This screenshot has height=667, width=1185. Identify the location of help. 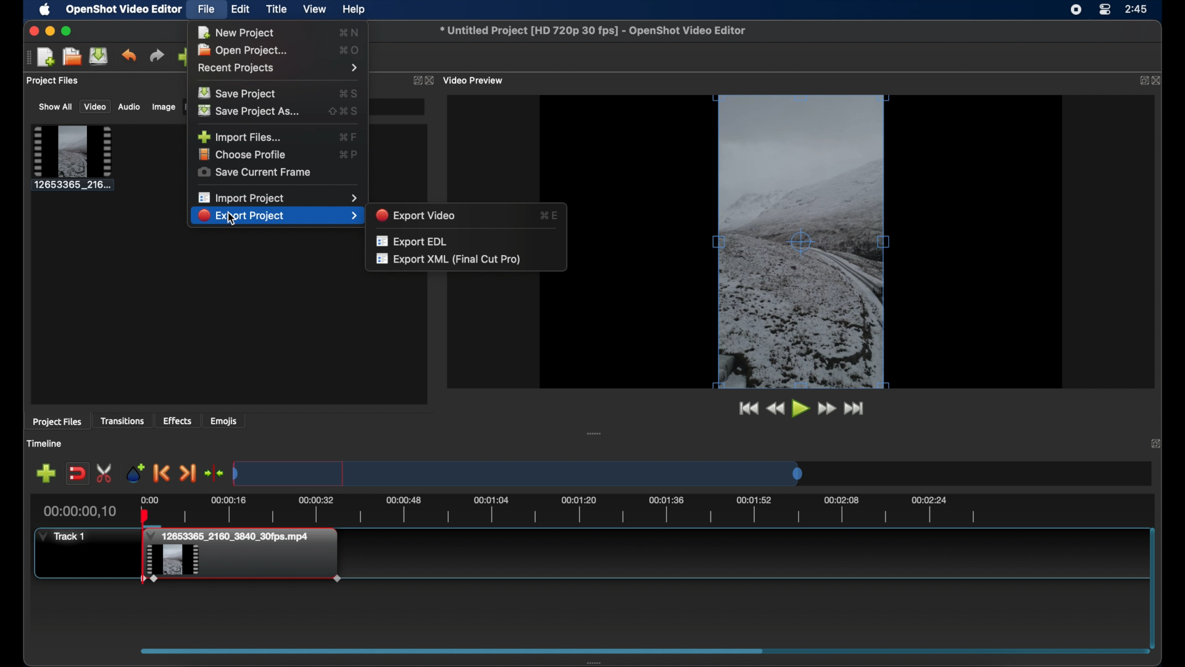
(355, 9).